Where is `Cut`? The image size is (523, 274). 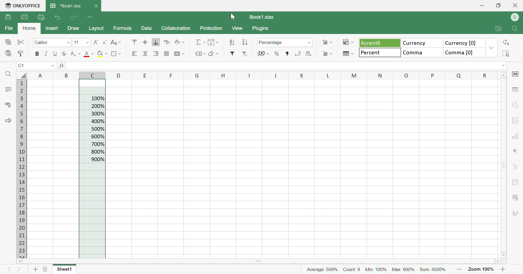
Cut is located at coordinates (21, 42).